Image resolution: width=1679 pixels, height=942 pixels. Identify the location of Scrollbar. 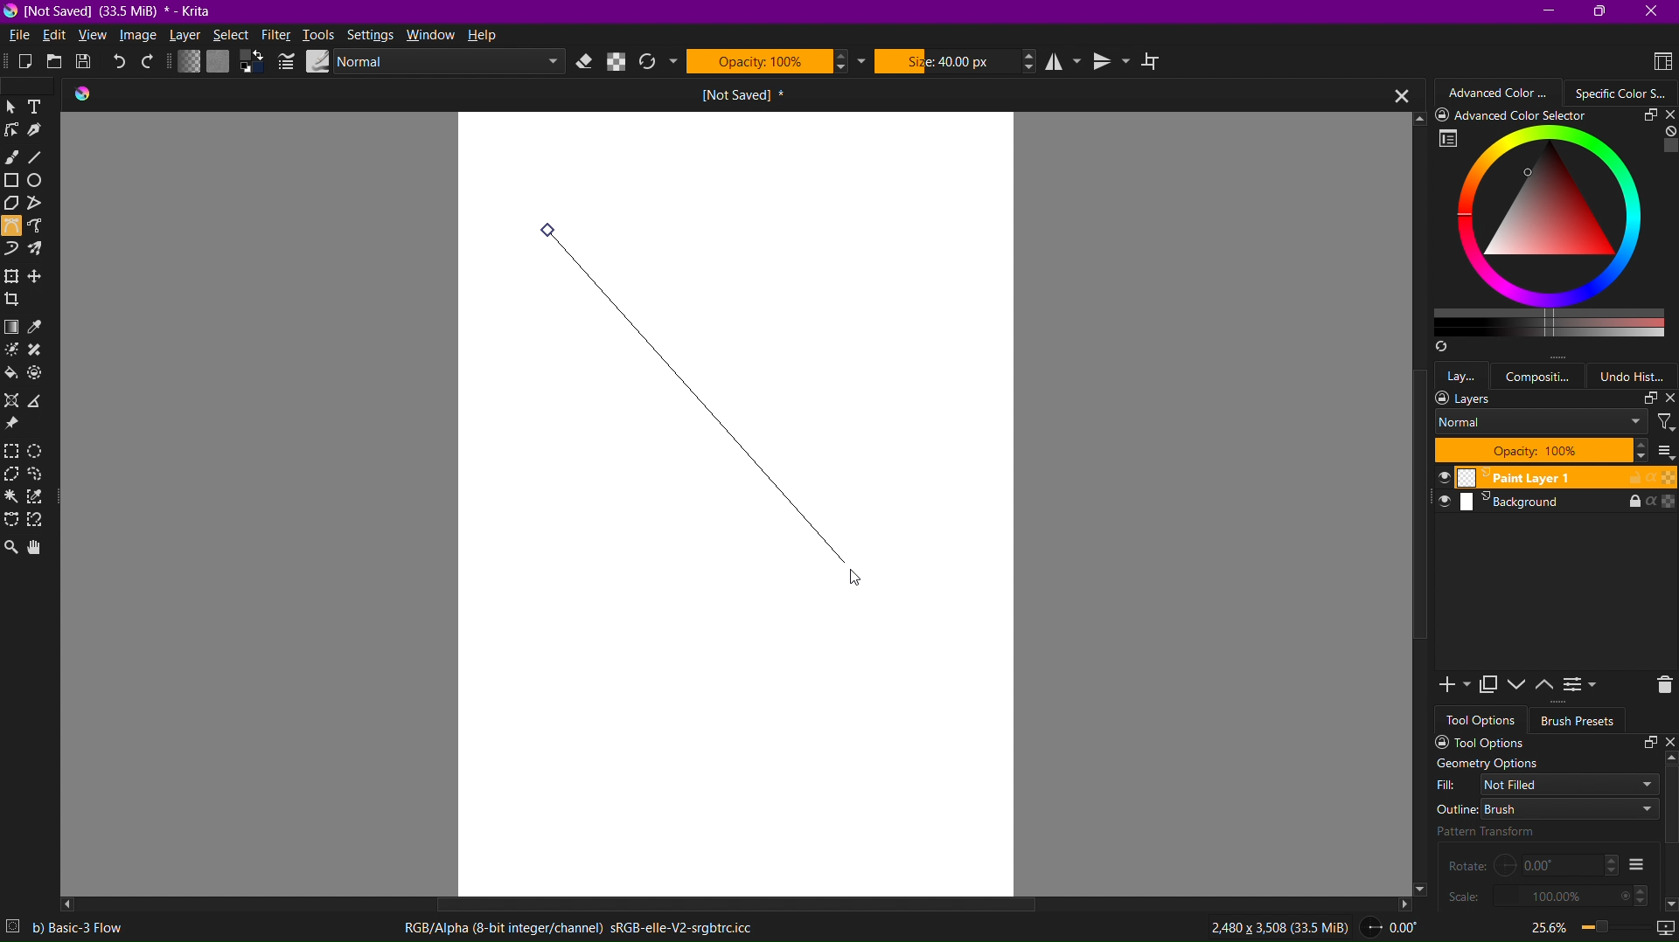
(724, 900).